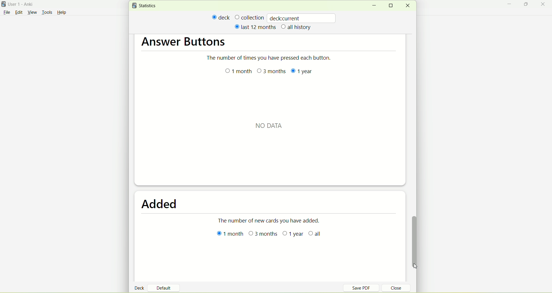 The image size is (552, 293). I want to click on tools, so click(47, 13).